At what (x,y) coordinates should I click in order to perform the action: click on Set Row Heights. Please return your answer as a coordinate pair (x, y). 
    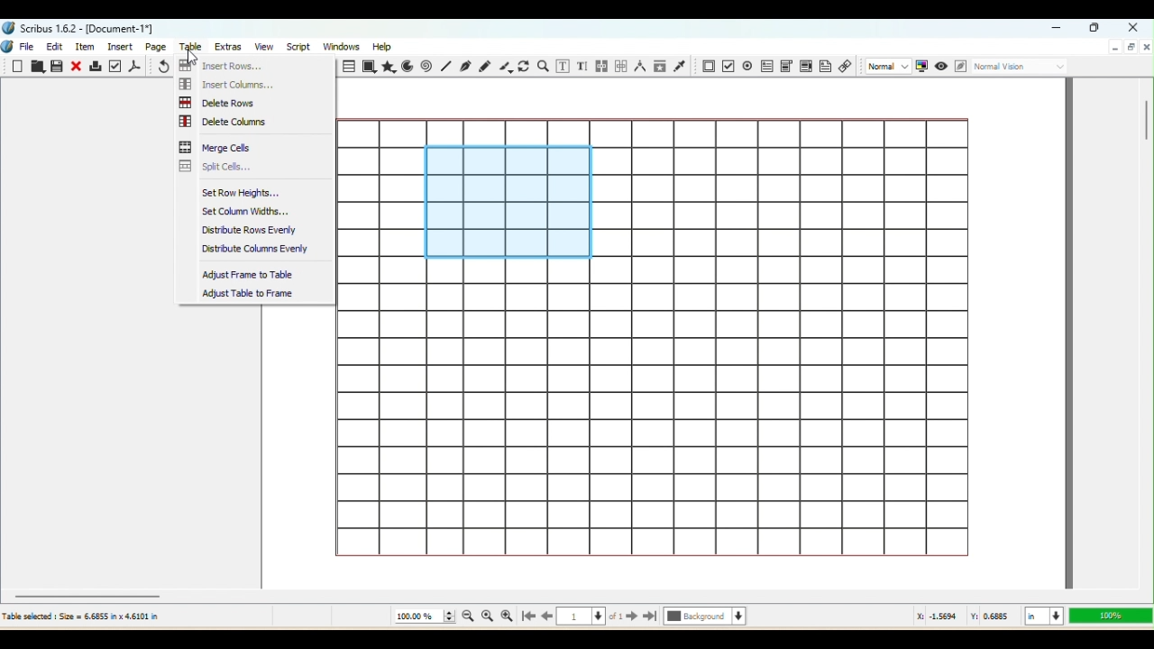
    Looking at the image, I should click on (252, 194).